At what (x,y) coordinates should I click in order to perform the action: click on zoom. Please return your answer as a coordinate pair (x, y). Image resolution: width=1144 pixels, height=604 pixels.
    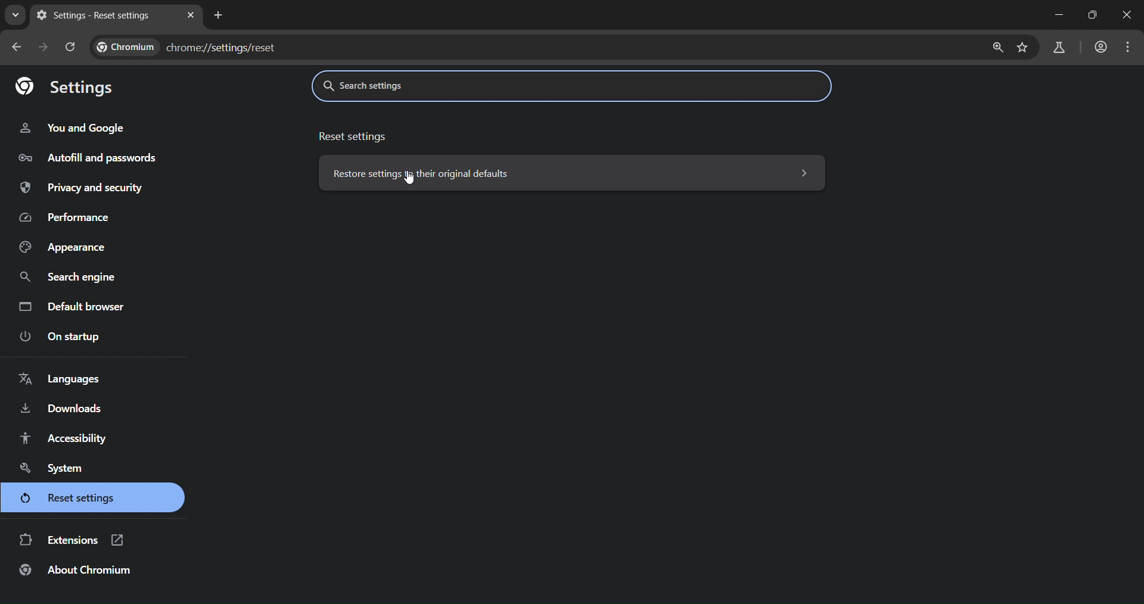
    Looking at the image, I should click on (997, 48).